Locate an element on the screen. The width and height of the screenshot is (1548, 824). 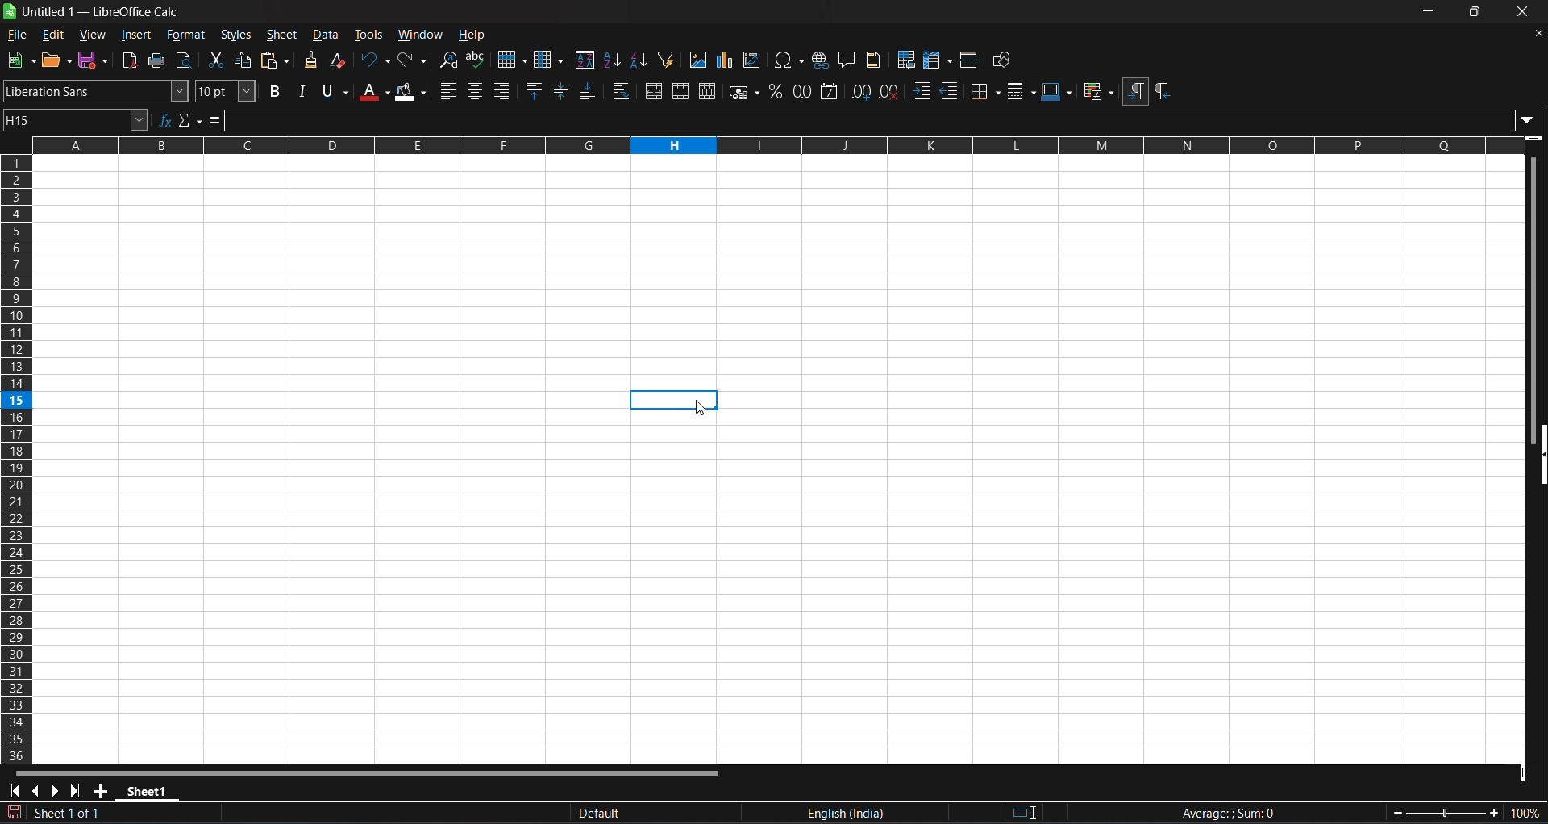
formula is located at coordinates (214, 119).